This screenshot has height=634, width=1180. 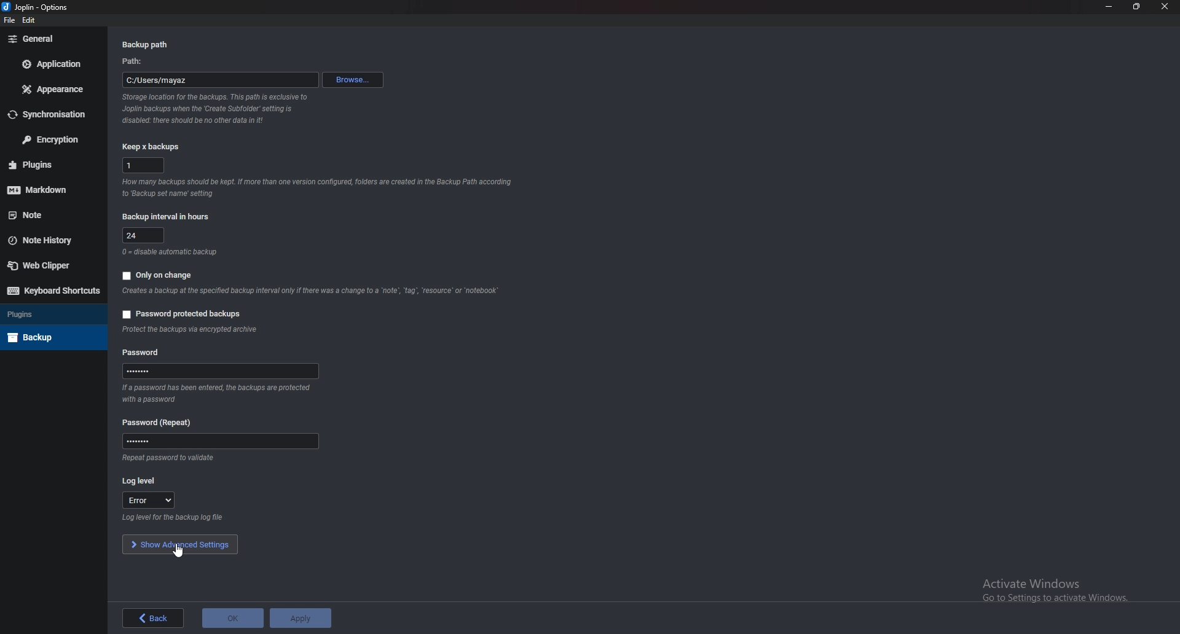 I want to click on Keep X backups, so click(x=149, y=148).